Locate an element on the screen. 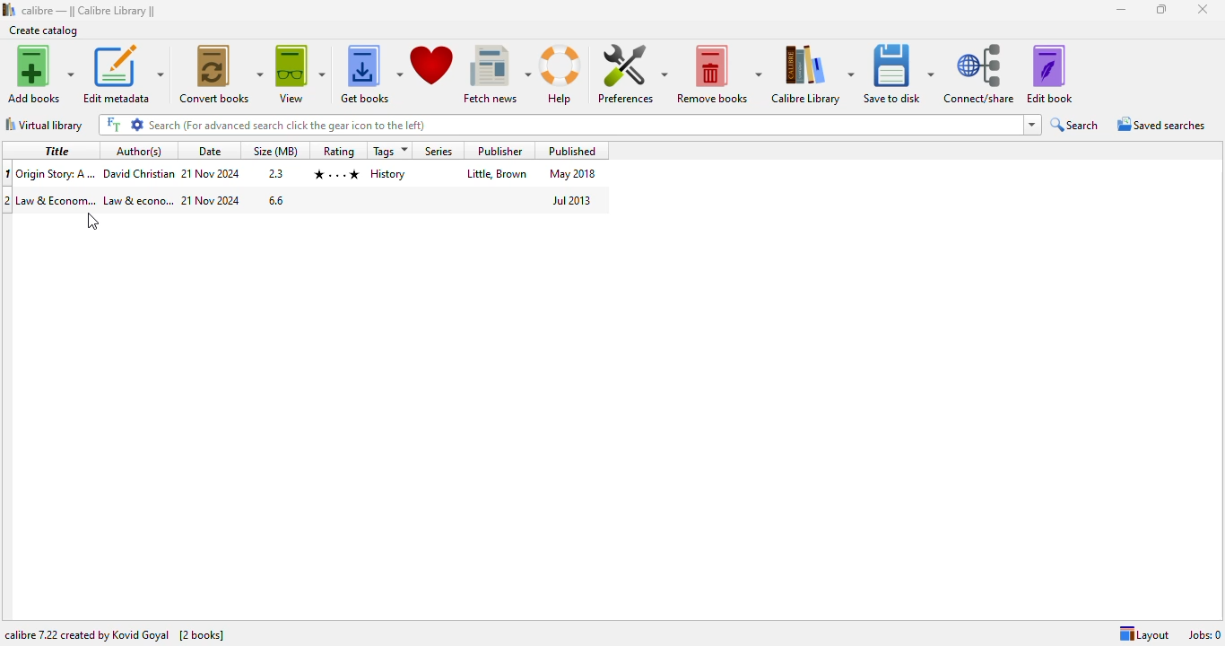 The image size is (1225, 646). create catalog is located at coordinates (44, 30).